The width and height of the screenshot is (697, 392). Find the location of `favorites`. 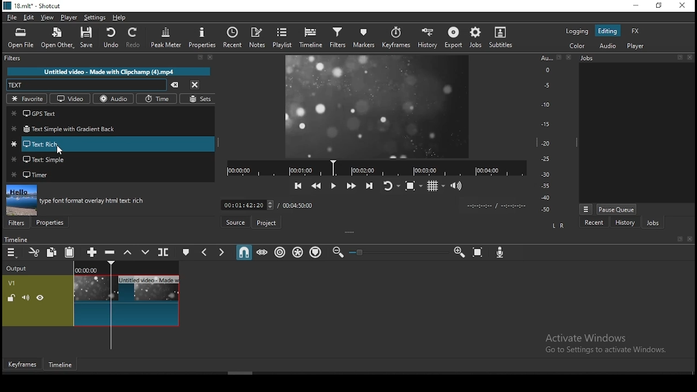

favorites is located at coordinates (26, 99).